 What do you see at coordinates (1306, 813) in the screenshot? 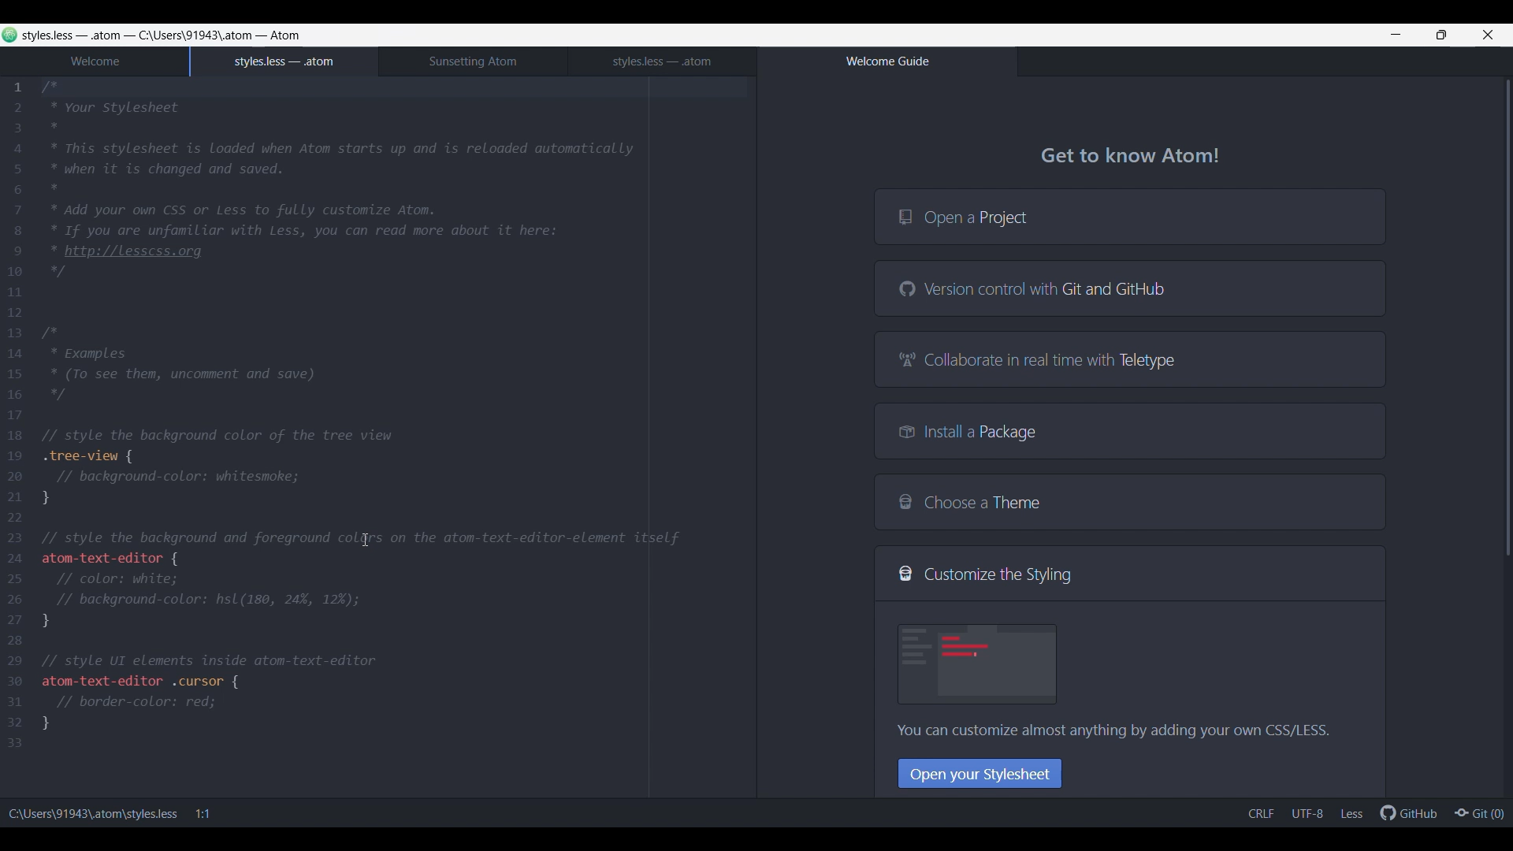
I see `More details of current selection` at bounding box center [1306, 813].